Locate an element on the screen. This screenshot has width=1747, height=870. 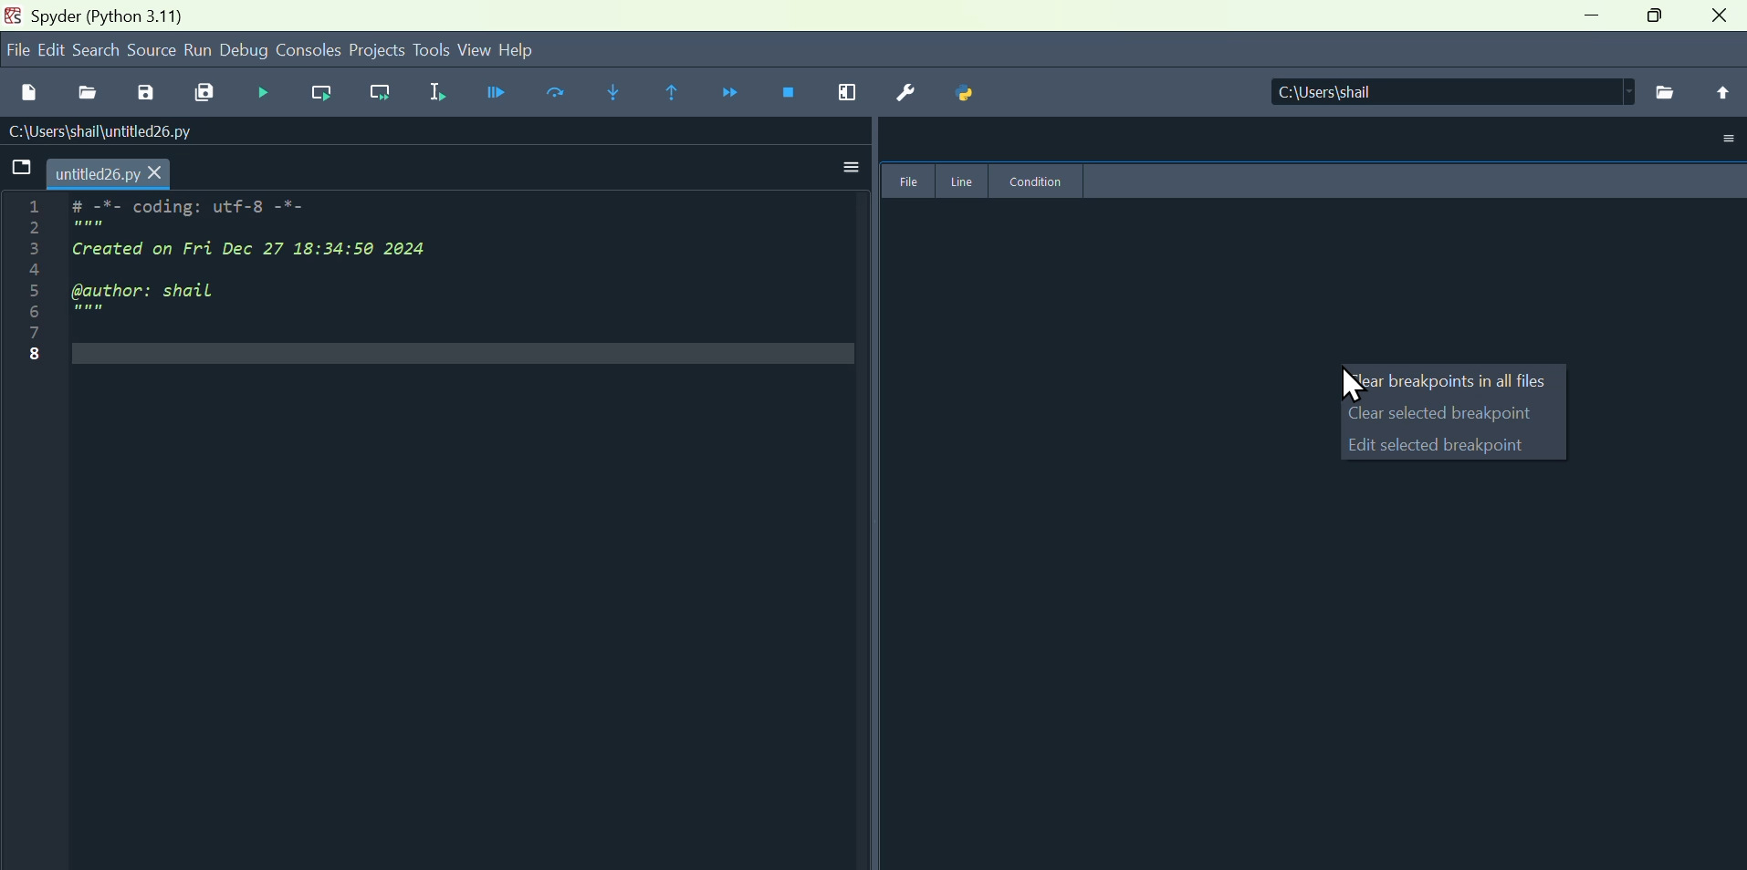
help  is located at coordinates (528, 52).